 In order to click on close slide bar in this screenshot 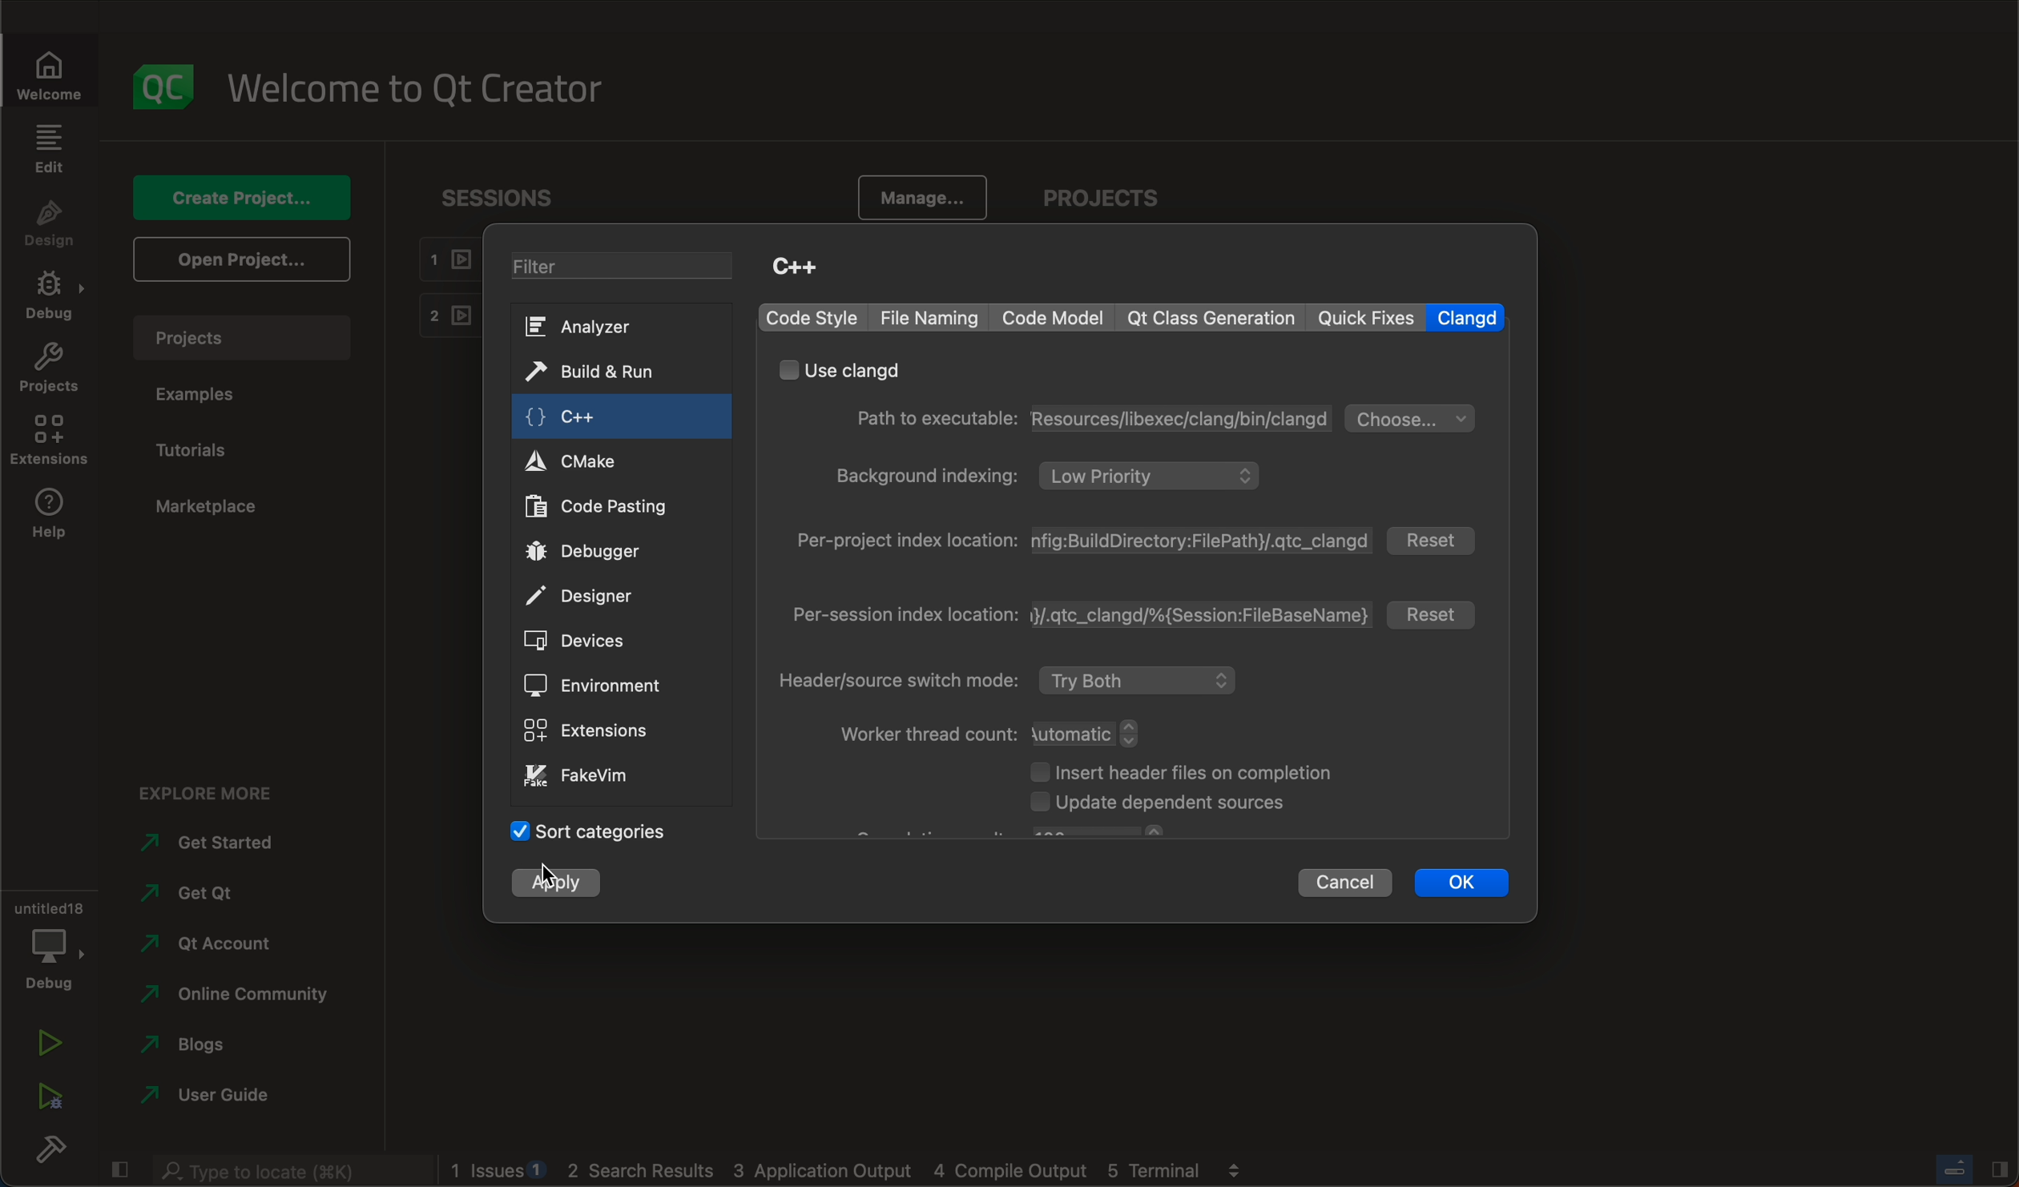, I will do `click(116, 1169)`.